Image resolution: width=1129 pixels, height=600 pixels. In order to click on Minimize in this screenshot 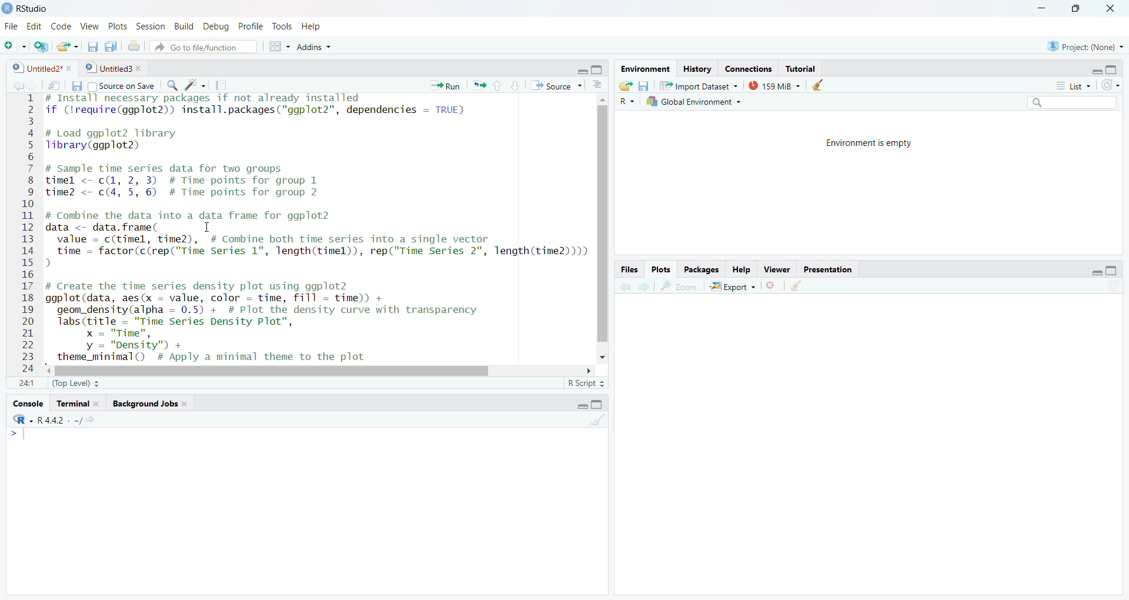, I will do `click(1090, 271)`.